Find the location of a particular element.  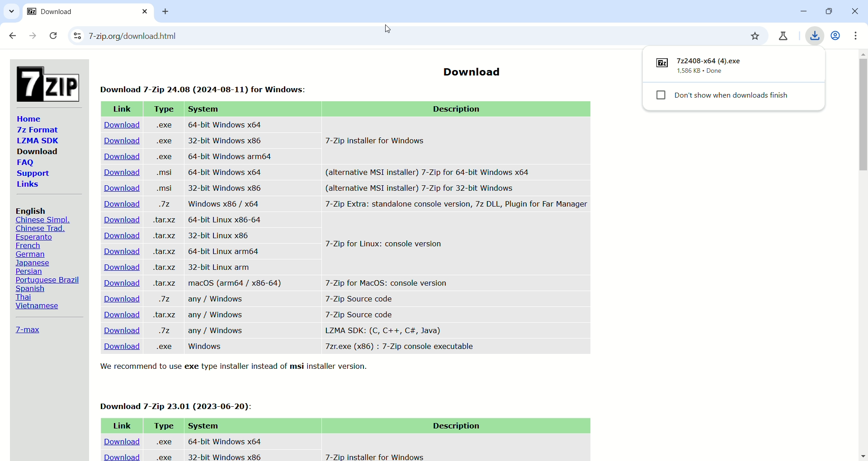

English is located at coordinates (32, 211).